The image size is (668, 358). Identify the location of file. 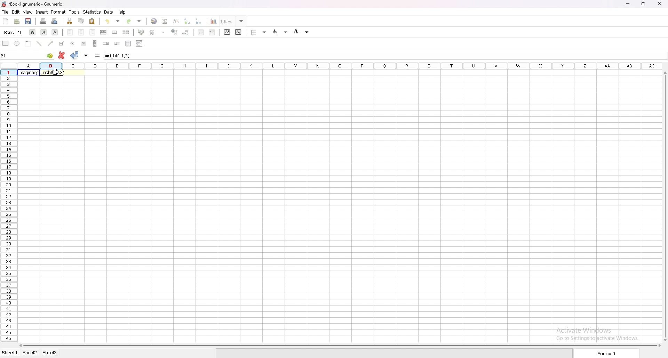
(5, 12).